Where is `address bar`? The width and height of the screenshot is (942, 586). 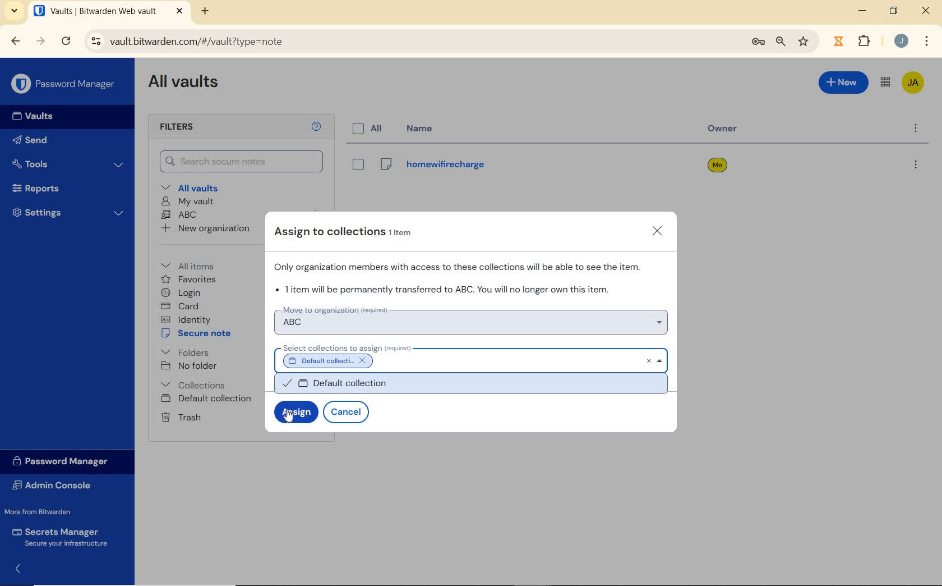
address bar is located at coordinates (409, 42).